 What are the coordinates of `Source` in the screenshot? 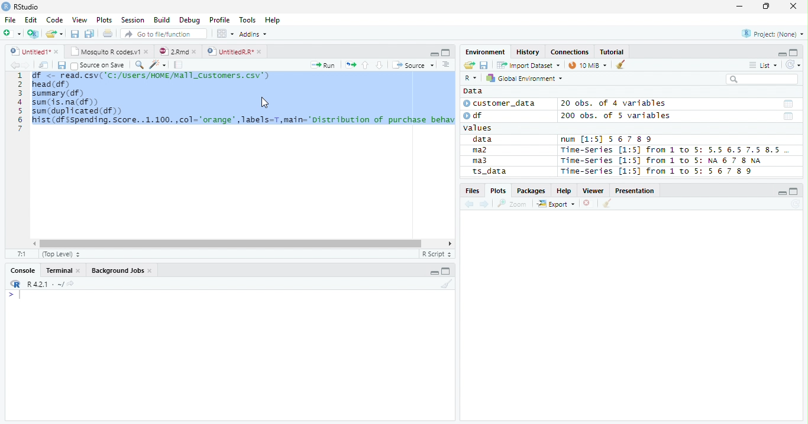 It's located at (412, 65).